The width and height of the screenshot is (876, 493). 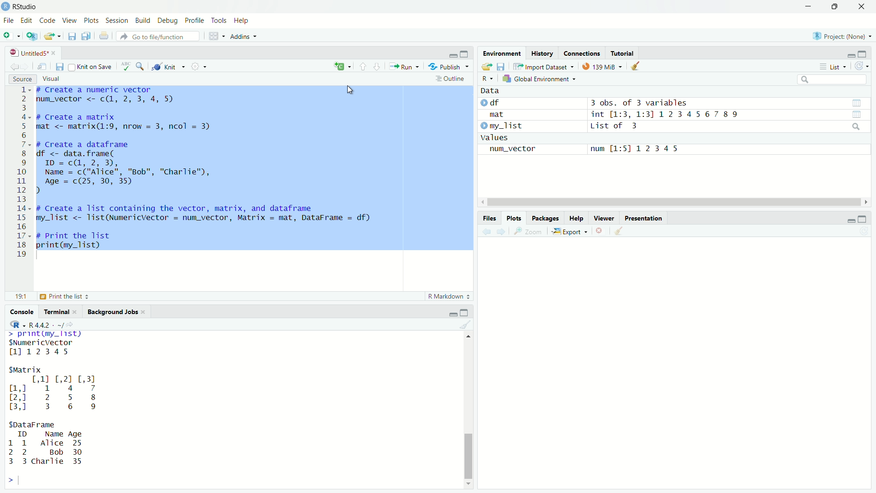 I want to click on minimise, so click(x=452, y=312).